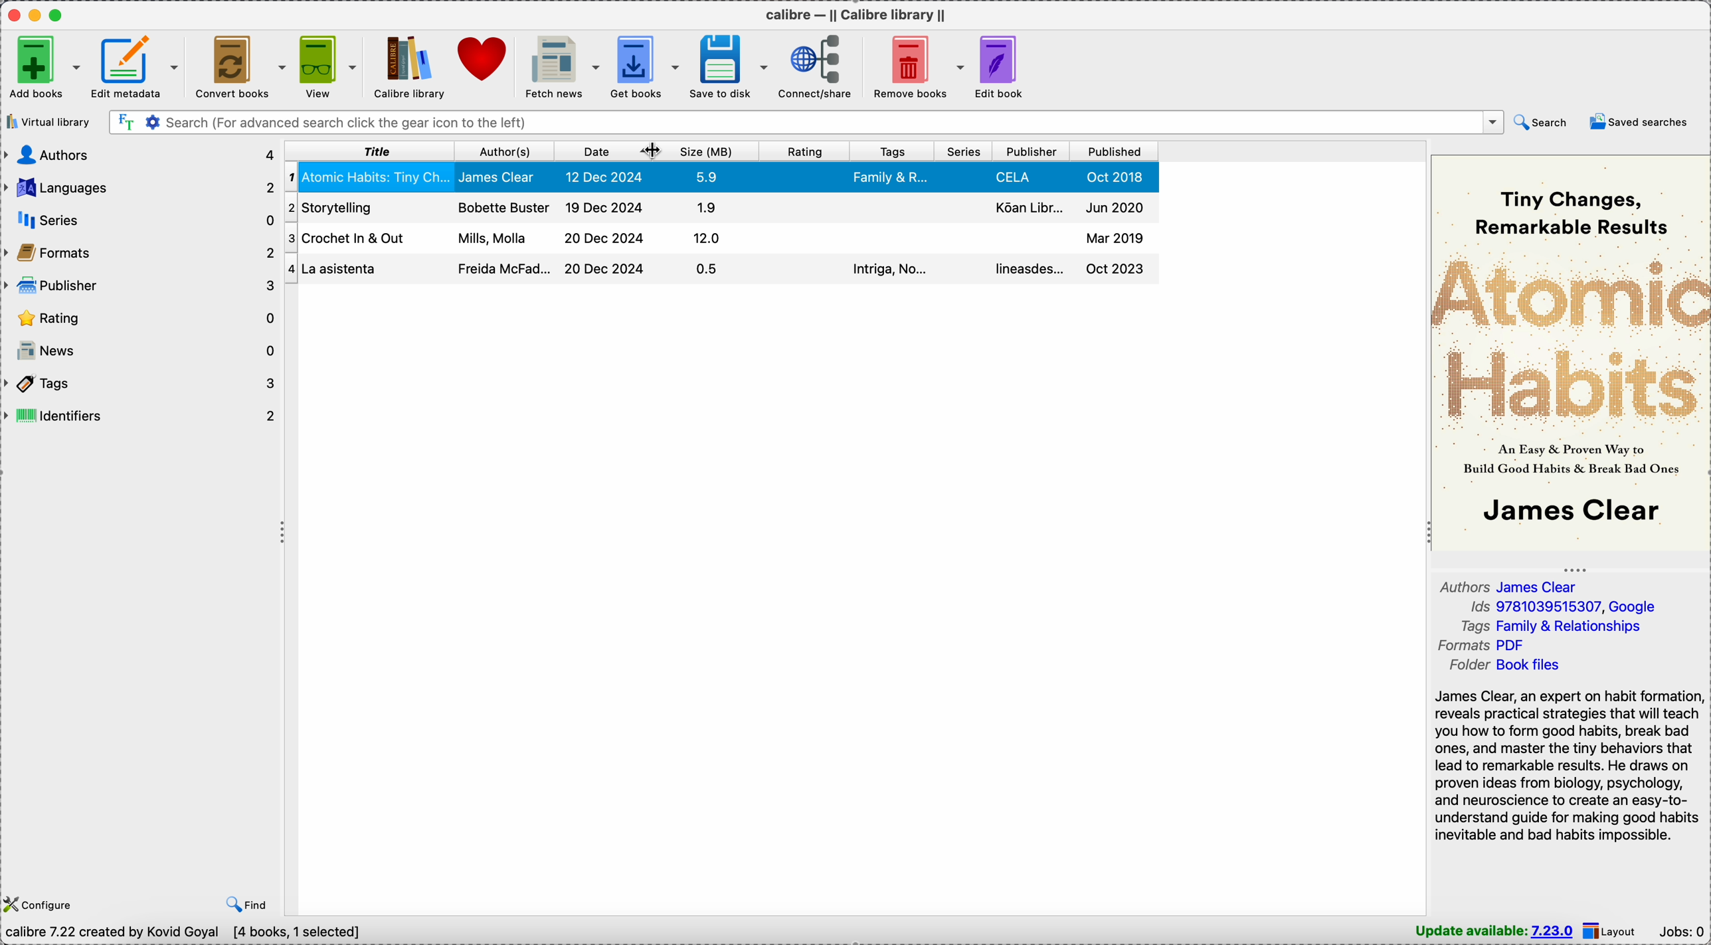  What do you see at coordinates (242, 66) in the screenshot?
I see `convert books` at bounding box center [242, 66].